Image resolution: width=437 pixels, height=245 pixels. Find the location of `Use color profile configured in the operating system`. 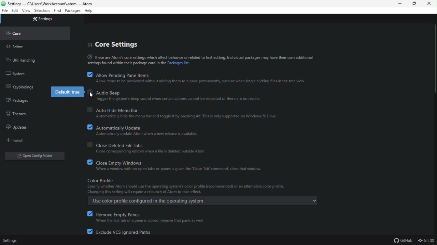

Use color profile configured in the operating system is located at coordinates (202, 201).